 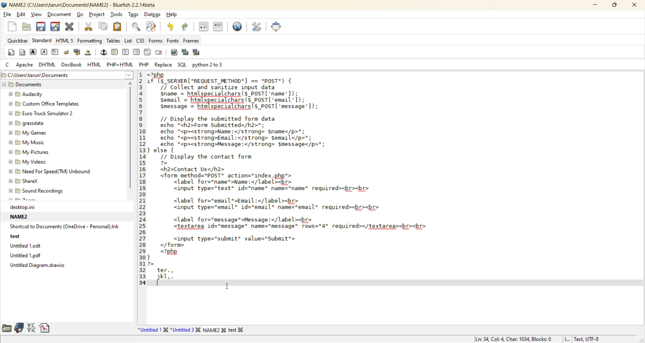 What do you see at coordinates (56, 27) in the screenshot?
I see `save as` at bounding box center [56, 27].